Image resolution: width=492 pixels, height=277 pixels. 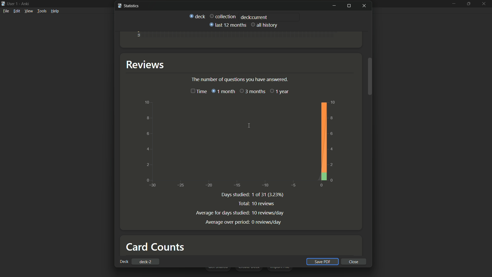 I want to click on View, so click(x=29, y=12).